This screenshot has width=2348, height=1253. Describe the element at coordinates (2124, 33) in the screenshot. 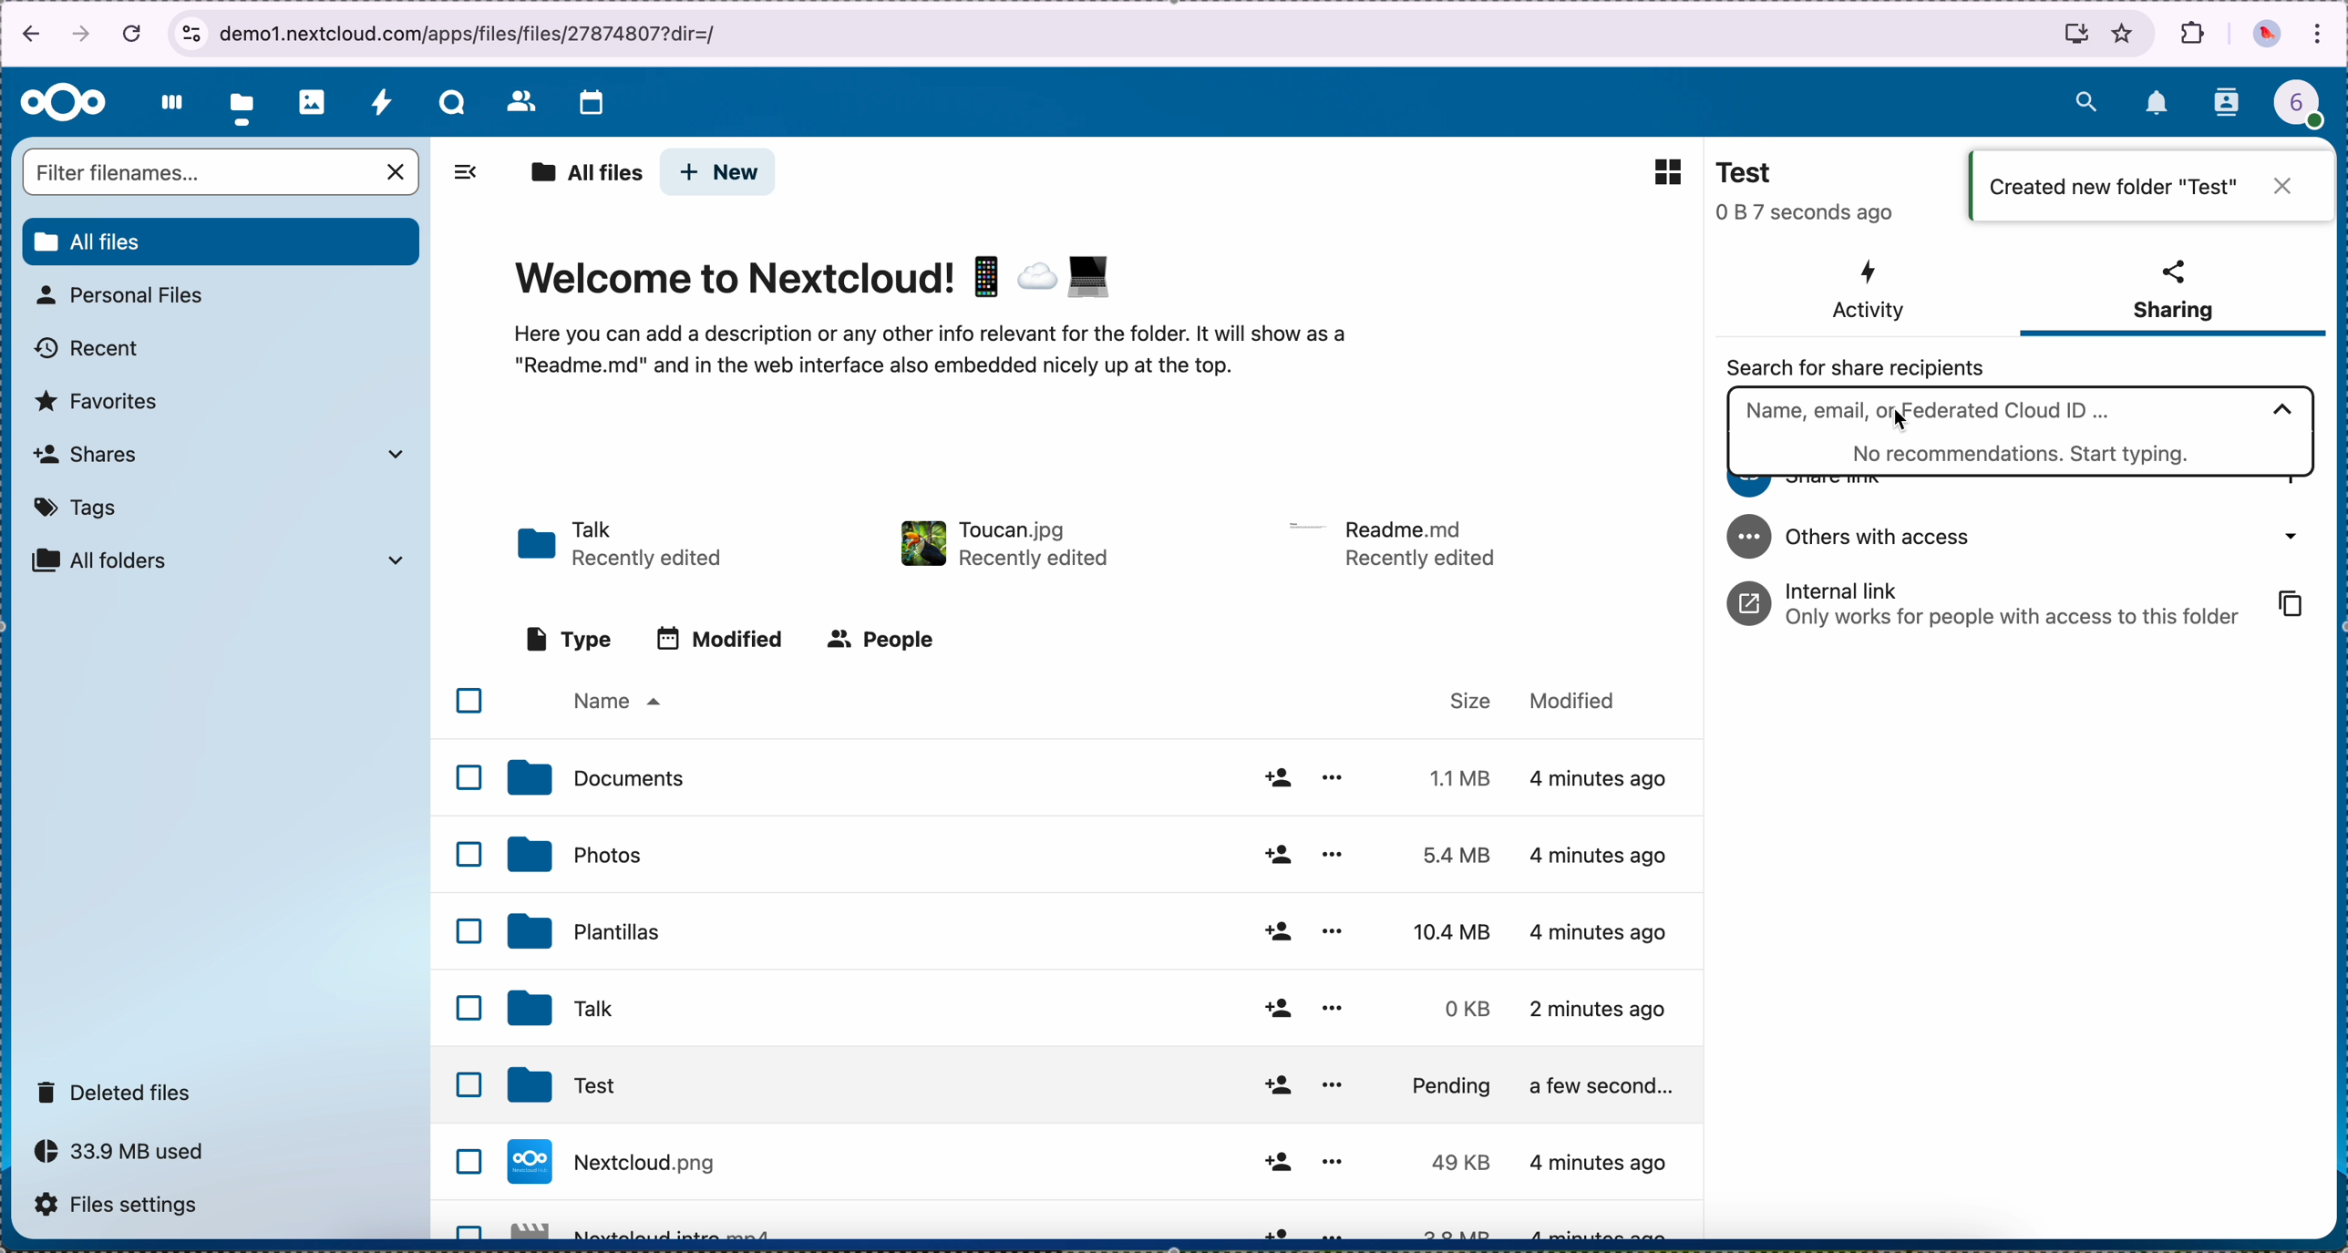

I see `favorites` at that location.